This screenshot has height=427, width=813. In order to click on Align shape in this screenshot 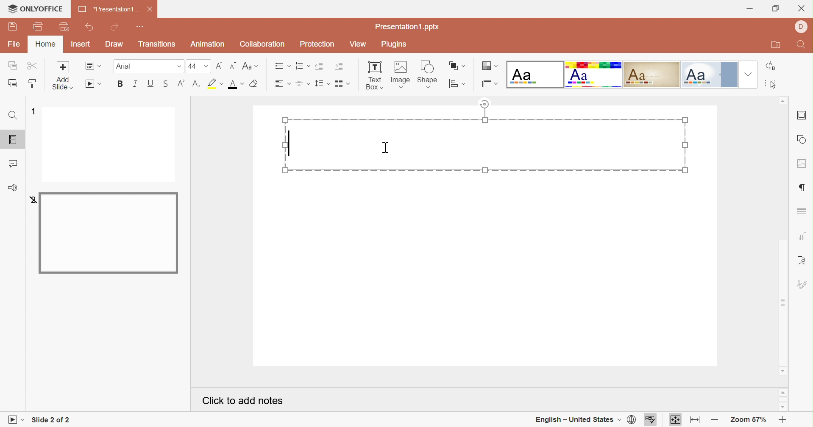, I will do `click(457, 85)`.